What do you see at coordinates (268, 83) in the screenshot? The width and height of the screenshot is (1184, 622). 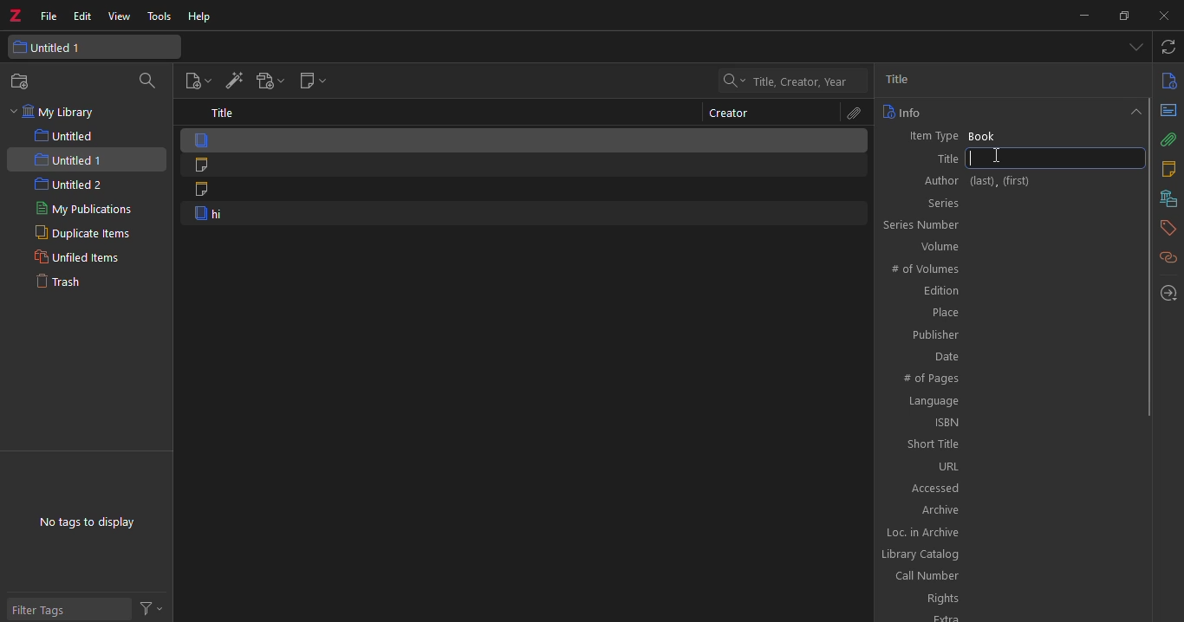 I see `add attach` at bounding box center [268, 83].